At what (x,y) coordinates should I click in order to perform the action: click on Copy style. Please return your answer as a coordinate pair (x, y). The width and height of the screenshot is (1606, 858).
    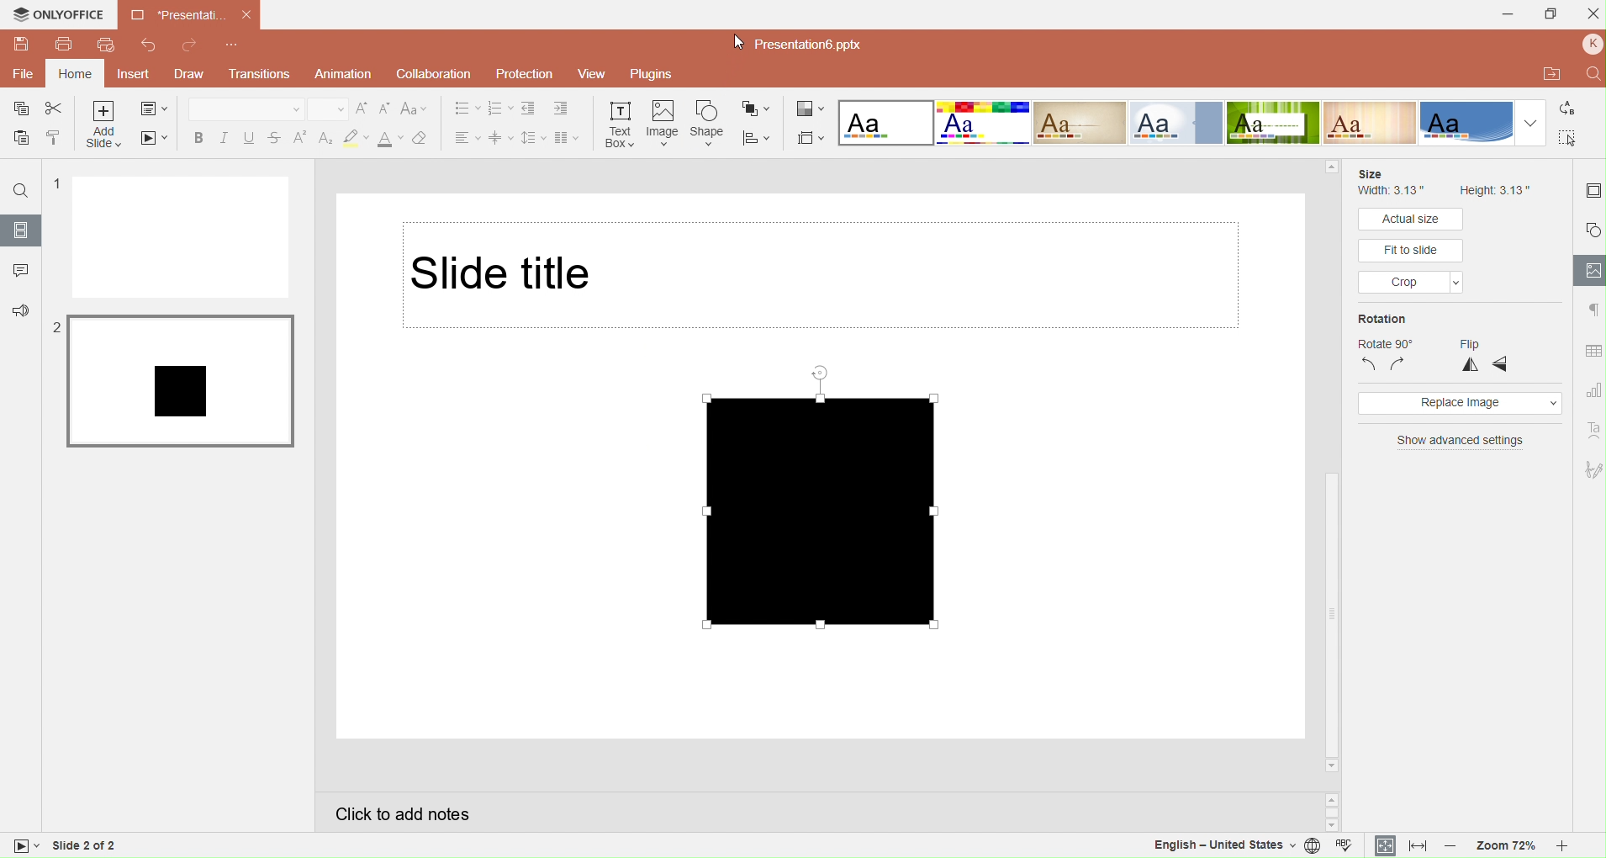
    Looking at the image, I should click on (56, 138).